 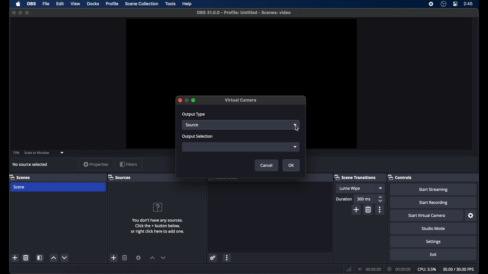 I want to click on filters, so click(x=128, y=164).